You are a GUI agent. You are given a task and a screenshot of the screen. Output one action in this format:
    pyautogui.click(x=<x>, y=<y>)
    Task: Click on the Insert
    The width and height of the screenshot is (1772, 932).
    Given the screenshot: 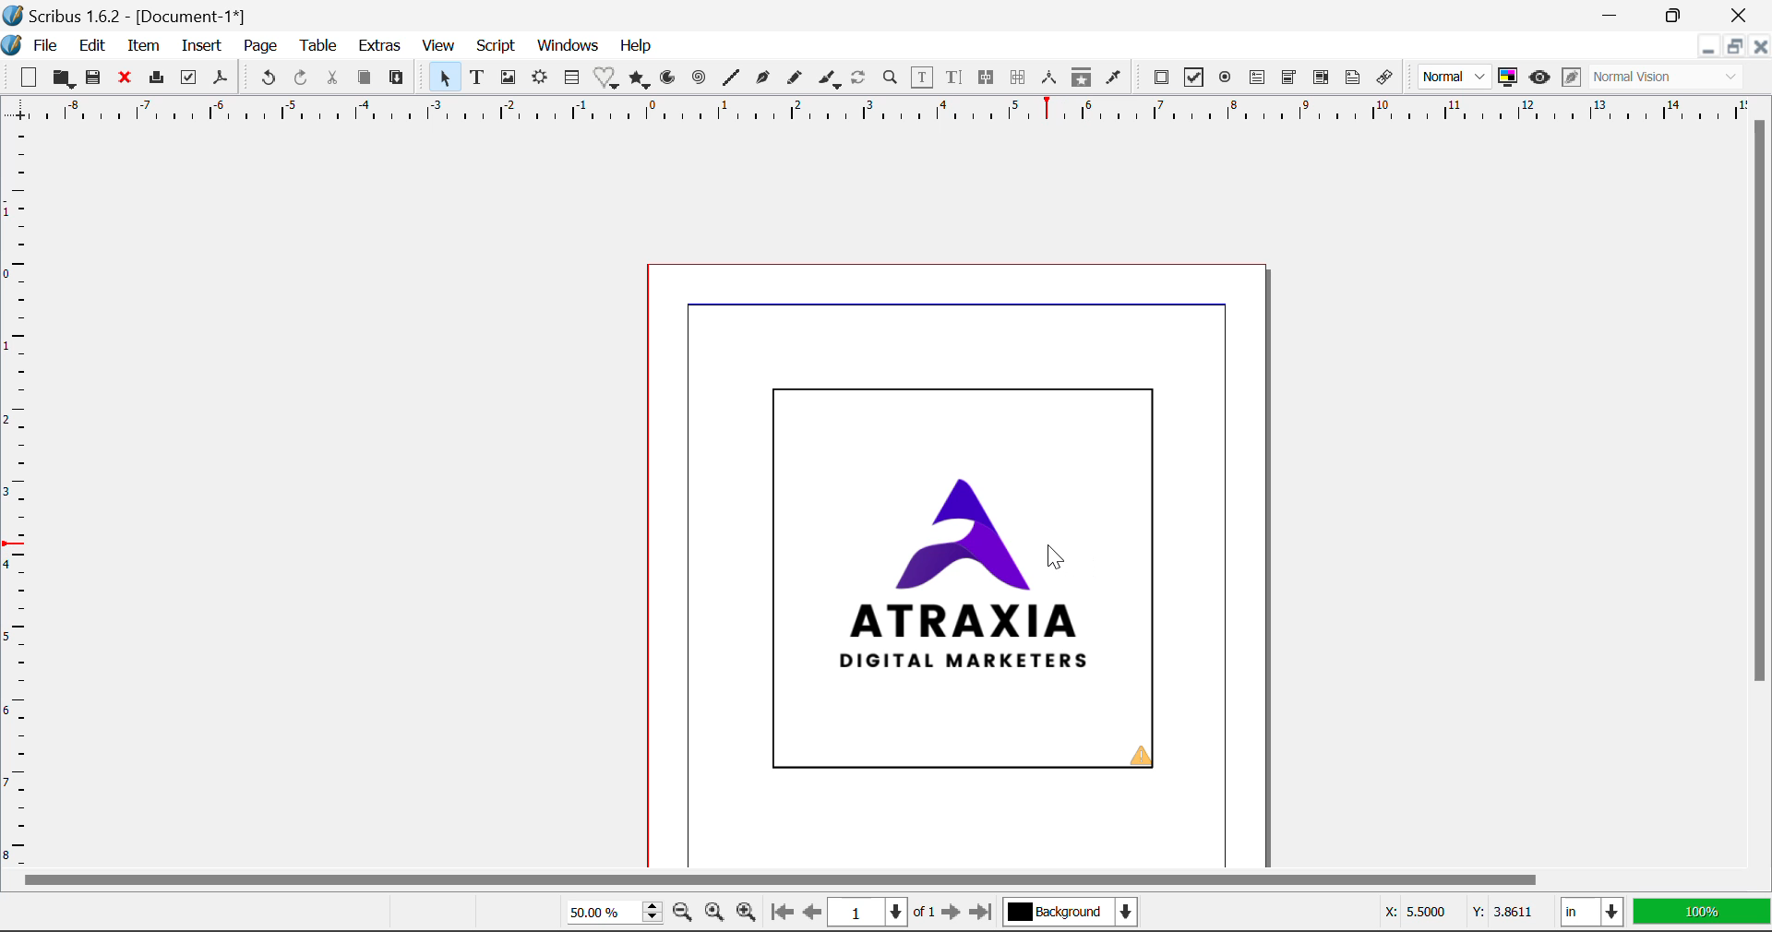 What is the action you would take?
    pyautogui.click(x=200, y=46)
    